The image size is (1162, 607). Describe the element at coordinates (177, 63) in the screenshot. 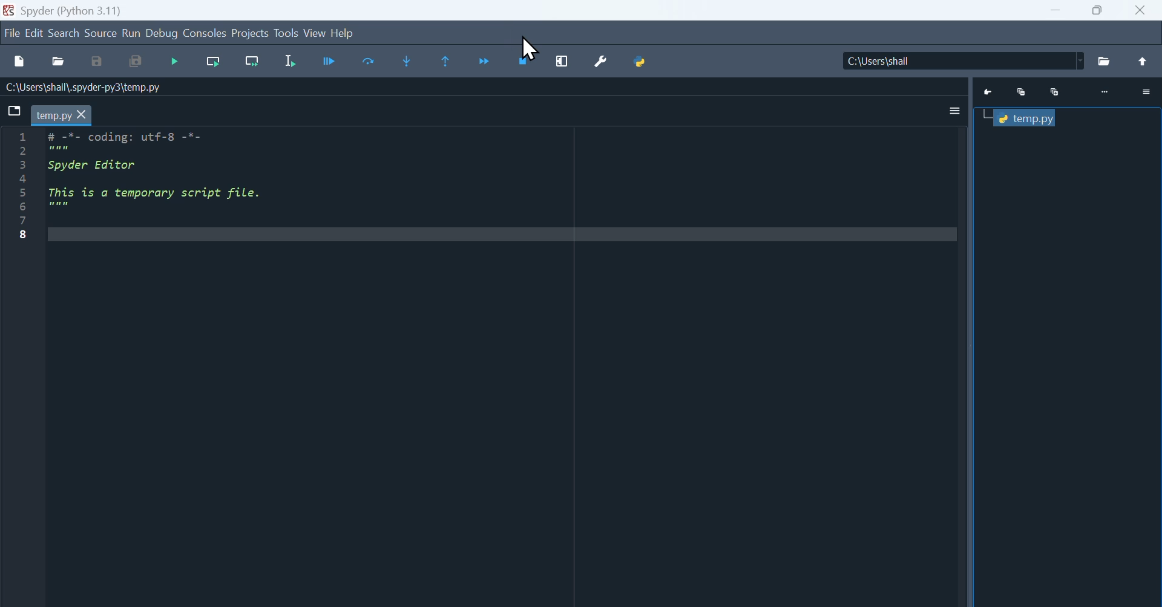

I see `Debugging` at that location.